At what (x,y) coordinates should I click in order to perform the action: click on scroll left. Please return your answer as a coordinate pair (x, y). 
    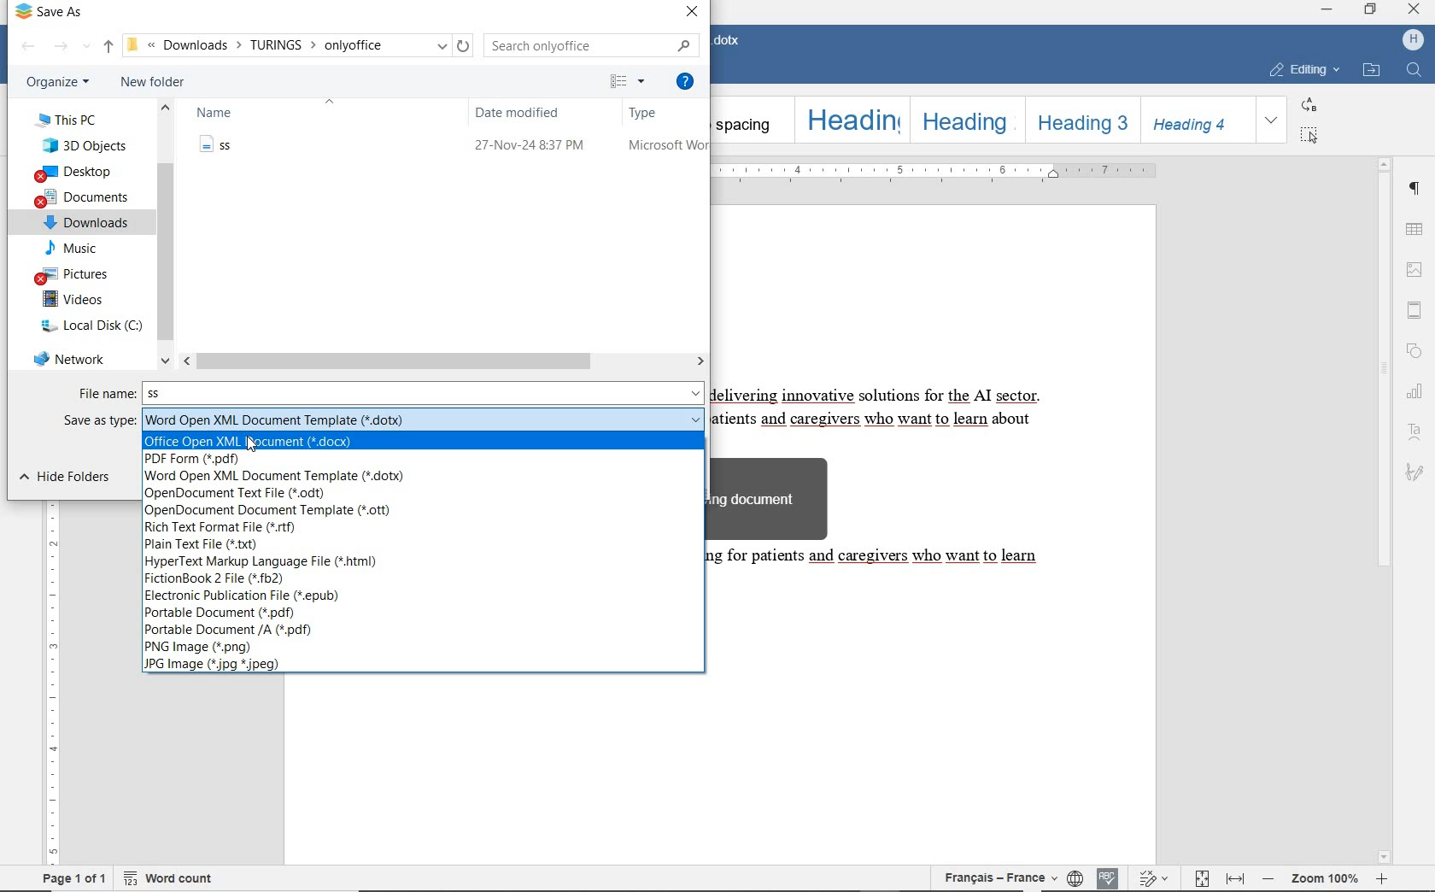
    Looking at the image, I should click on (190, 361).